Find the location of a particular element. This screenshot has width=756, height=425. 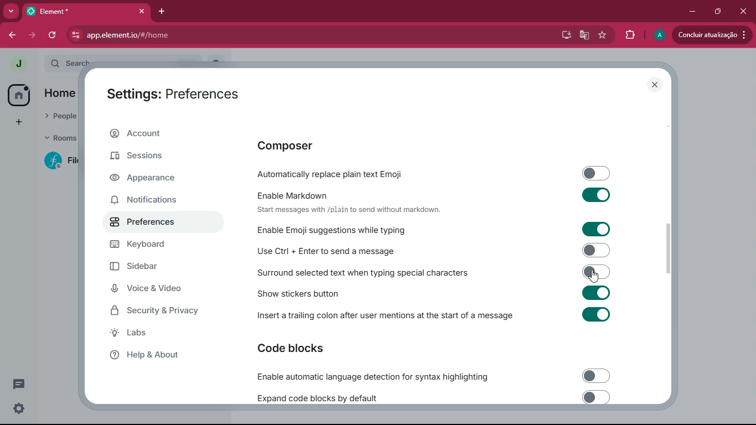

extensions is located at coordinates (629, 35).